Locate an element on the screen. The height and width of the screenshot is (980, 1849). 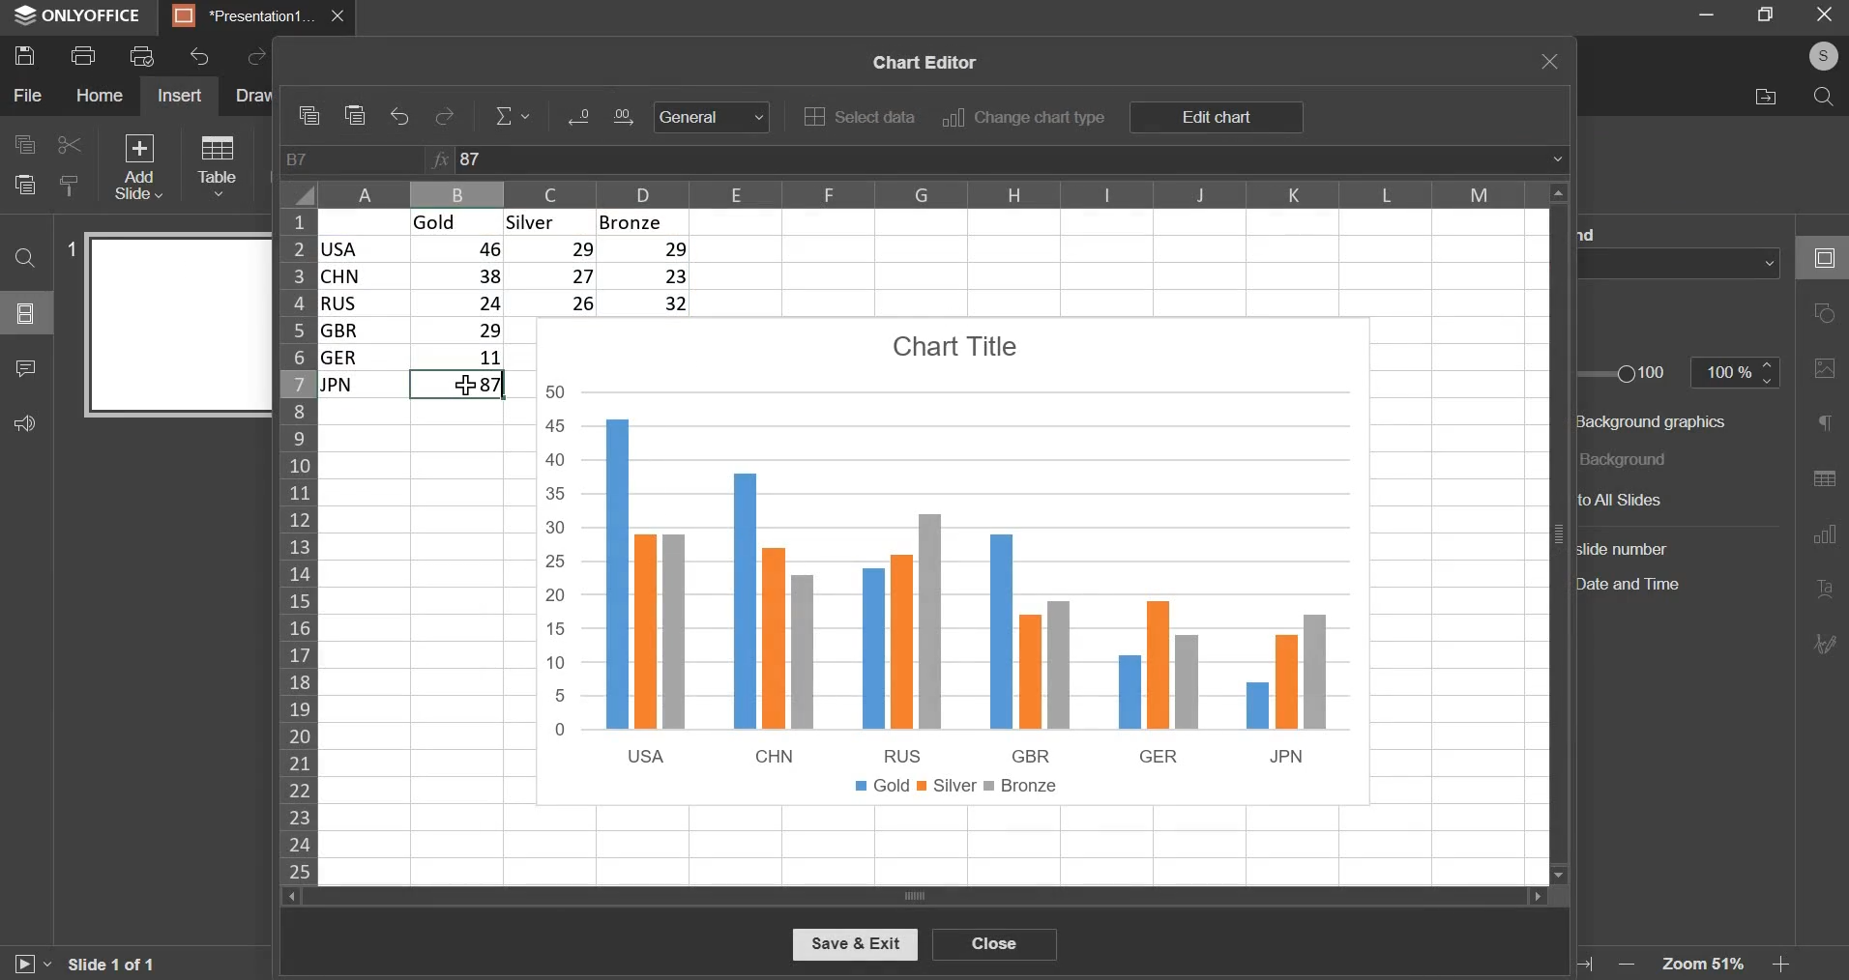
gbr is located at coordinates (364, 331).